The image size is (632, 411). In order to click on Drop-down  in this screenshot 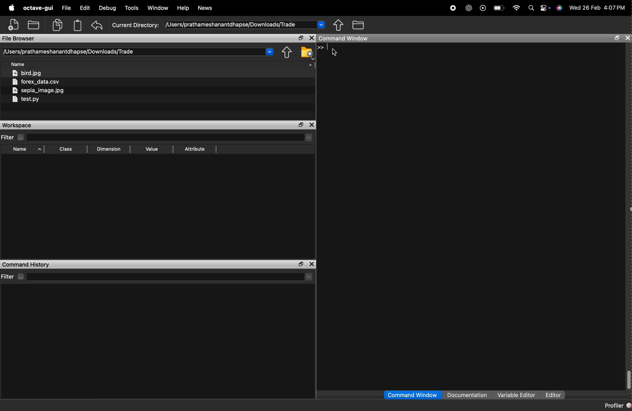, I will do `click(309, 277)`.